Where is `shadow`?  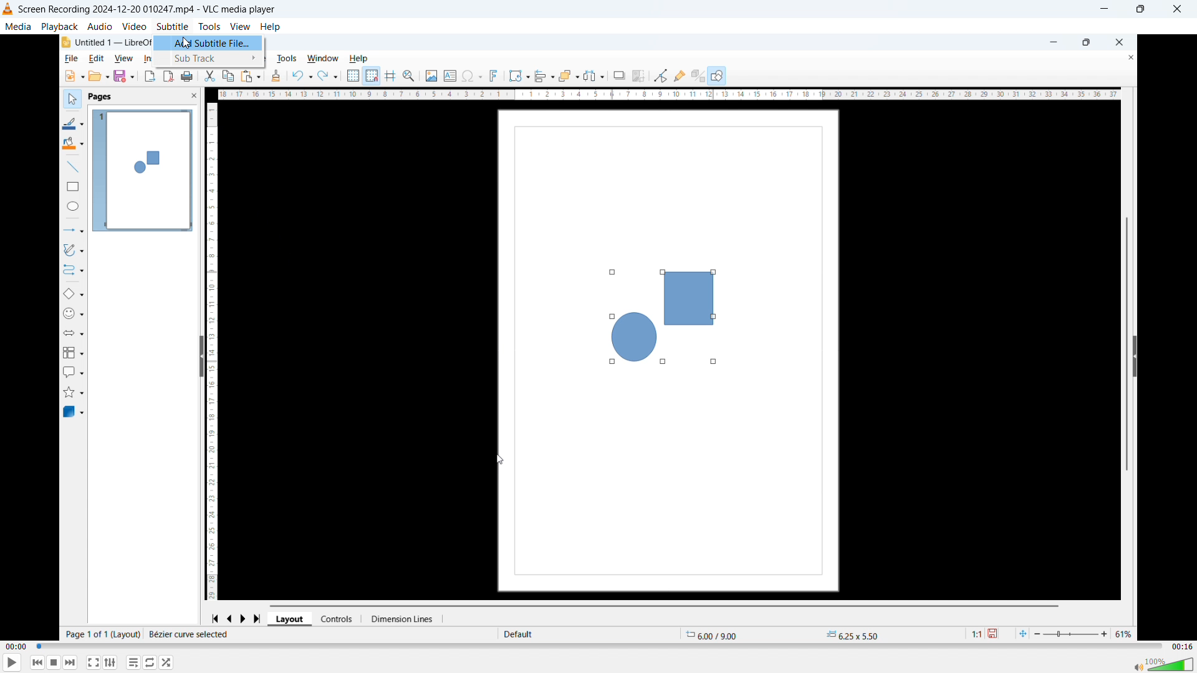 shadow is located at coordinates (619, 75).